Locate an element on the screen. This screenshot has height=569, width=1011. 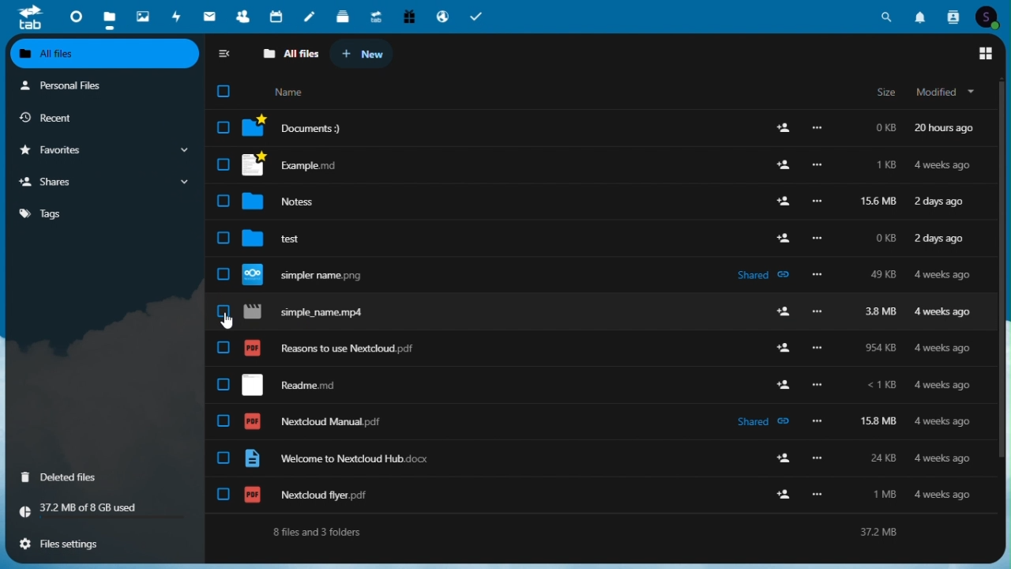
All files is located at coordinates (107, 54).